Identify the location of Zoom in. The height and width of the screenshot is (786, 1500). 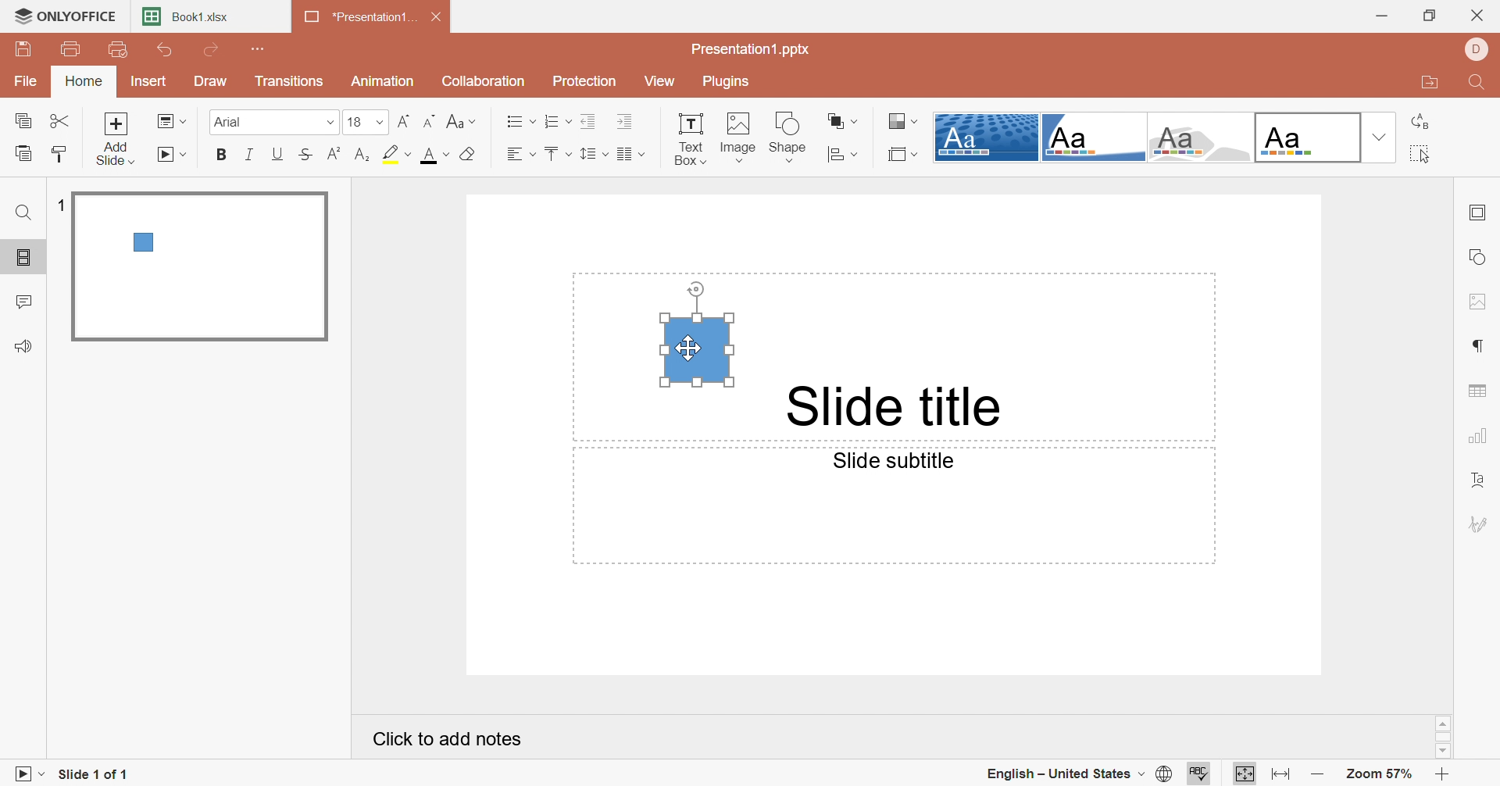
(1448, 773).